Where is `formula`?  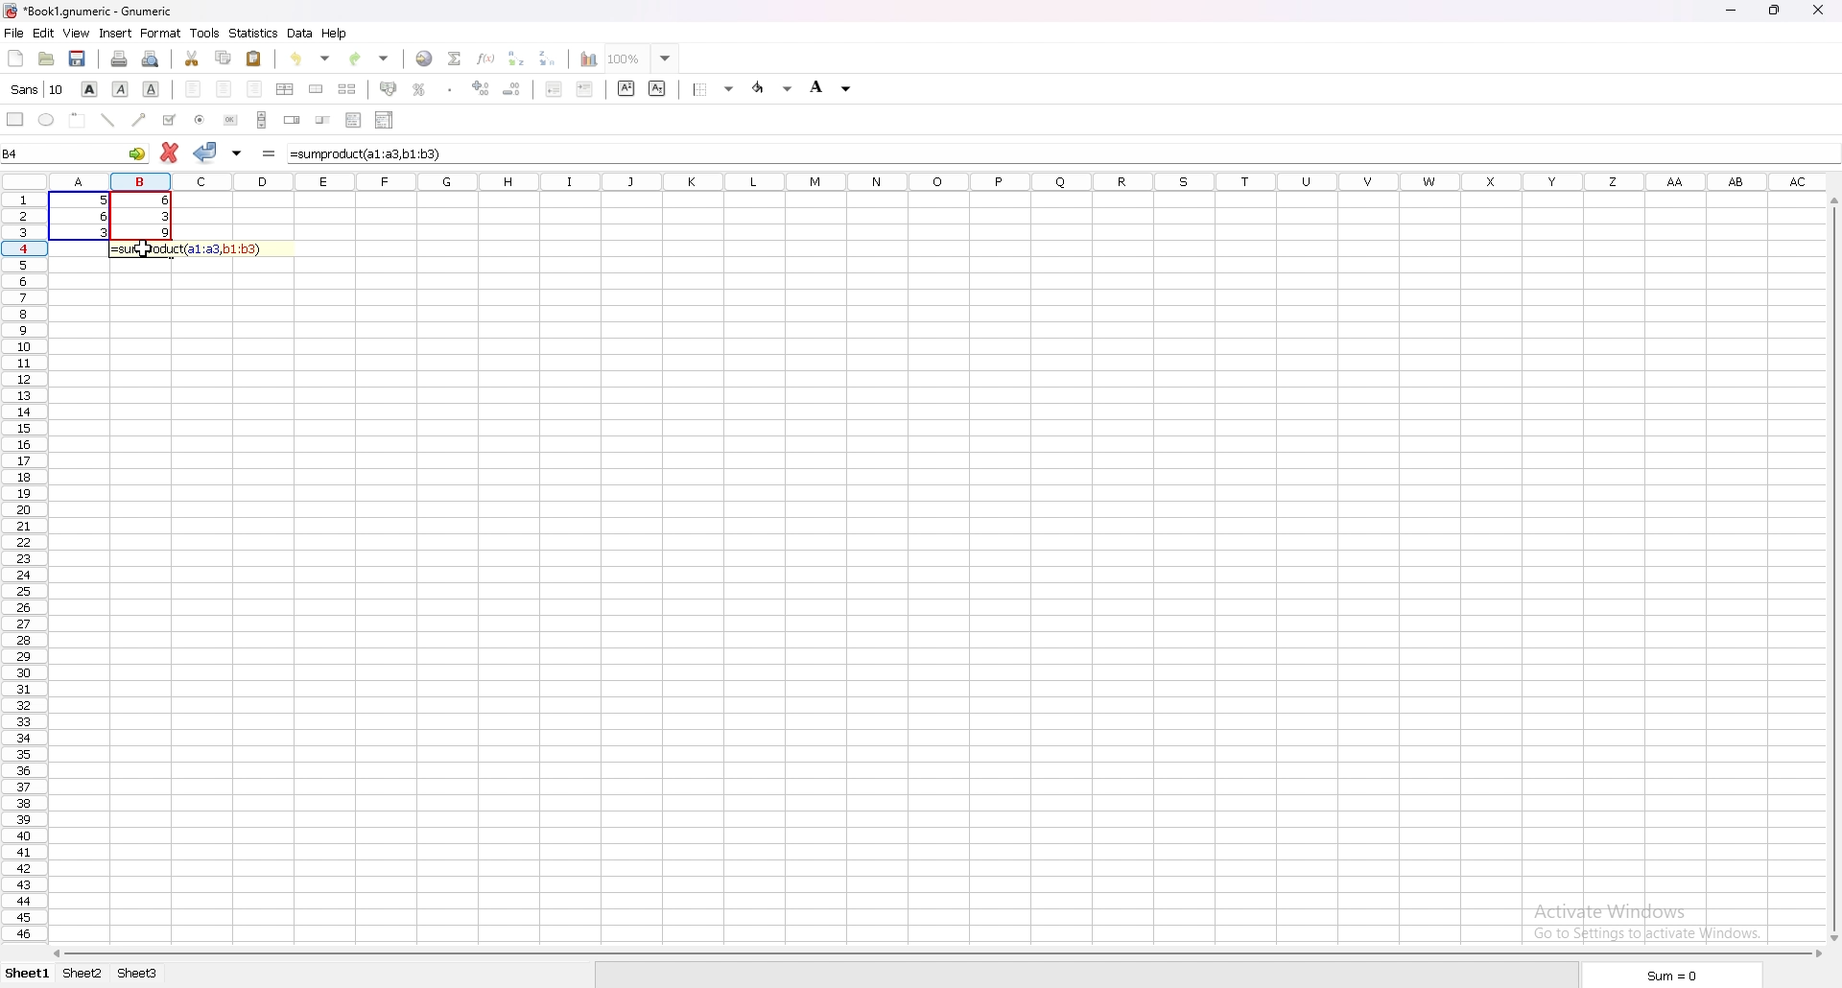
formula is located at coordinates (267, 155).